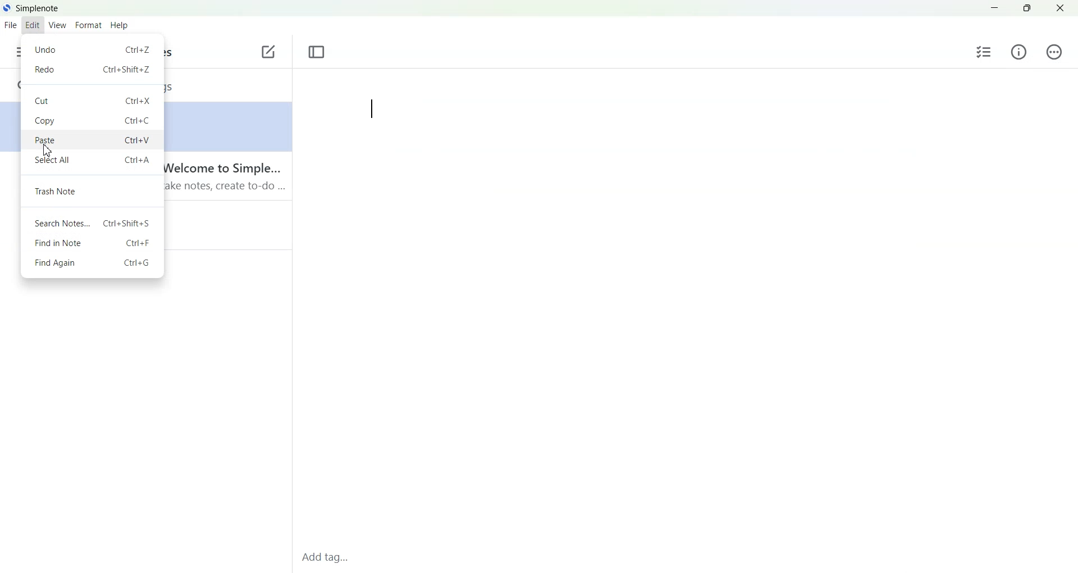 This screenshot has height=573, width=1078. Describe the element at coordinates (48, 151) in the screenshot. I see `Cursor` at that location.